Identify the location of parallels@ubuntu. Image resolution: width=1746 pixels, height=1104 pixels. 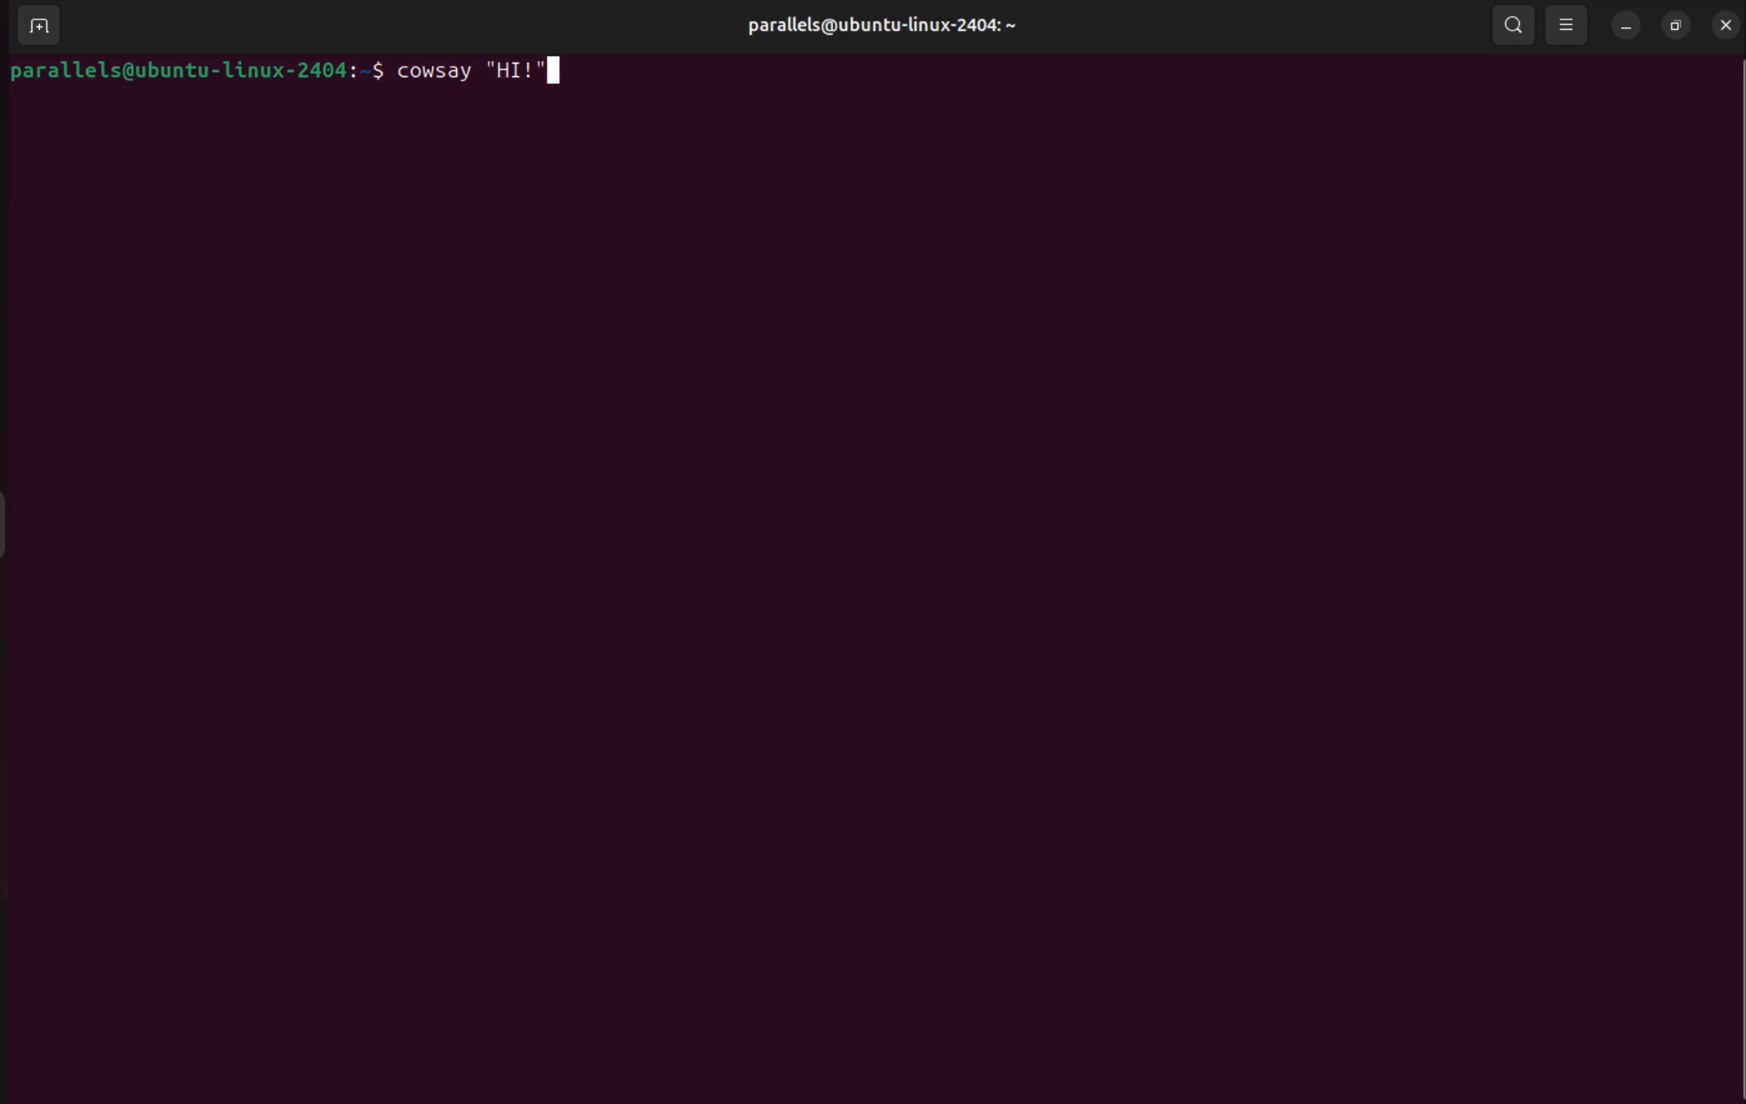
(872, 29).